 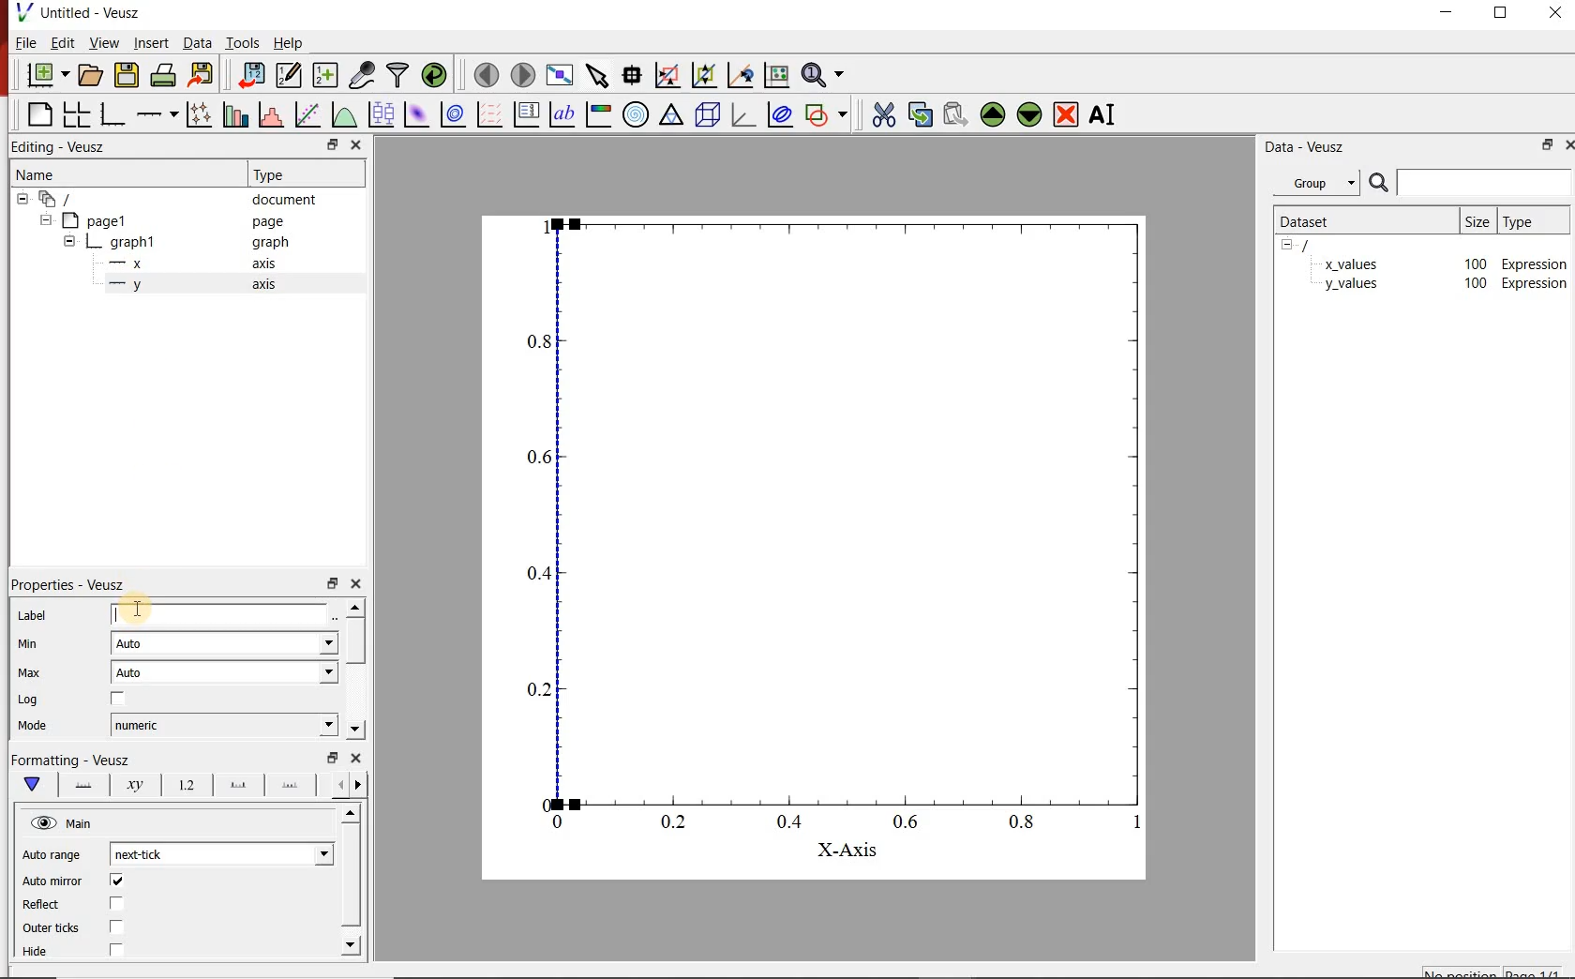 What do you see at coordinates (118, 948) in the screenshot?
I see `checkbox` at bounding box center [118, 948].